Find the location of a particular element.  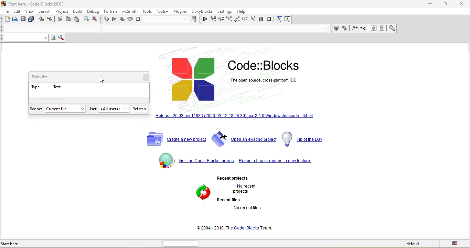

edit is located at coordinates (18, 11).